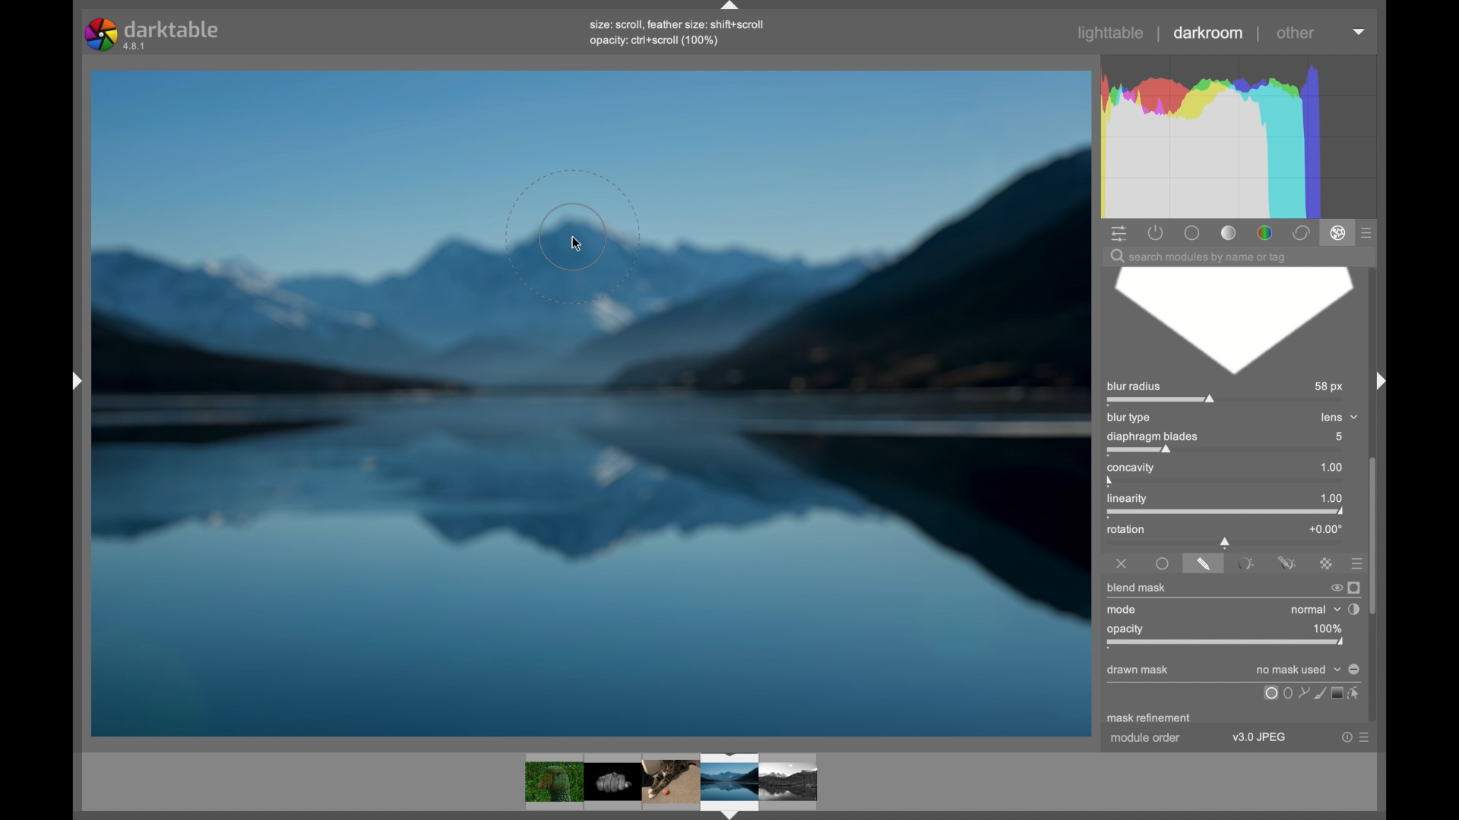 The width and height of the screenshot is (1459, 820). What do you see at coordinates (1226, 541) in the screenshot?
I see `slider` at bounding box center [1226, 541].